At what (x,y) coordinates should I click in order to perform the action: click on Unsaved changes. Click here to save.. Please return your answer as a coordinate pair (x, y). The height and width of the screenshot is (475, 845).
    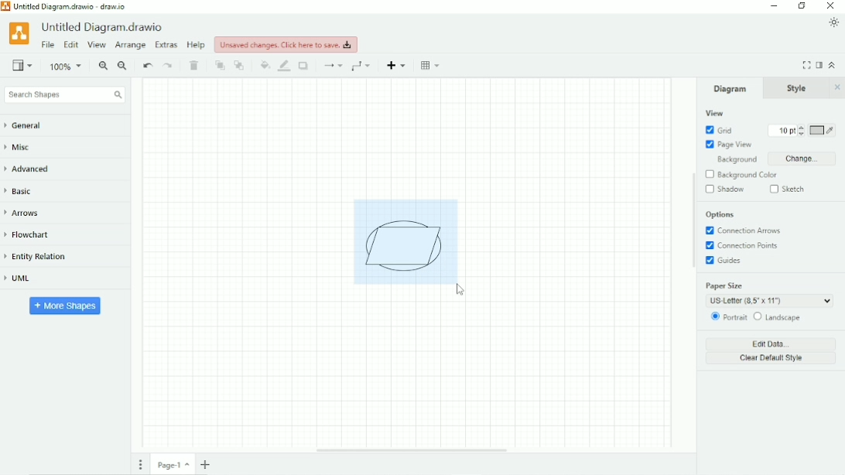
    Looking at the image, I should click on (286, 44).